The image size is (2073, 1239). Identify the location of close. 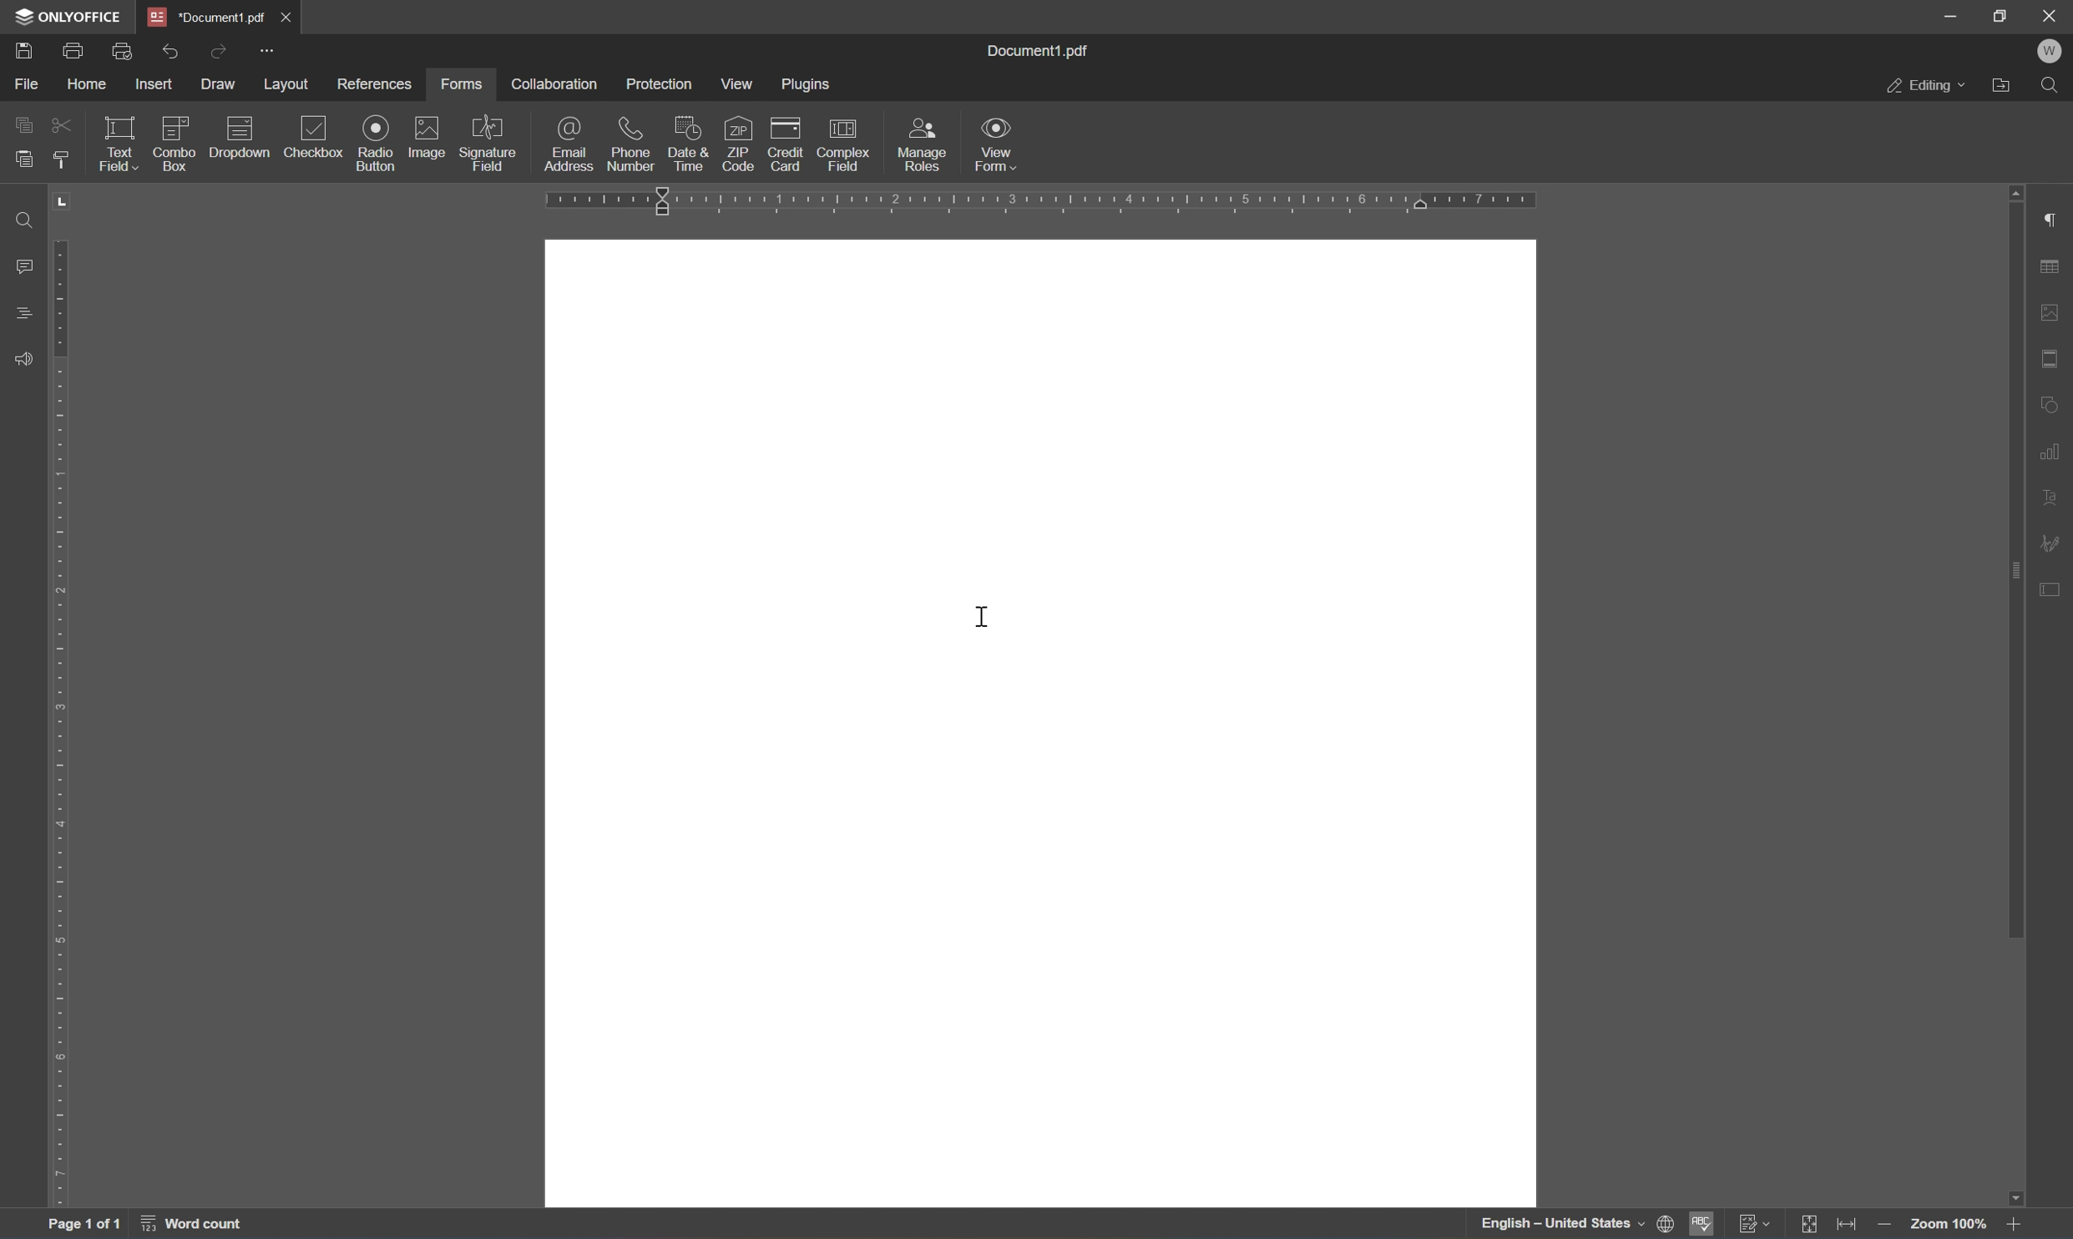
(2049, 16).